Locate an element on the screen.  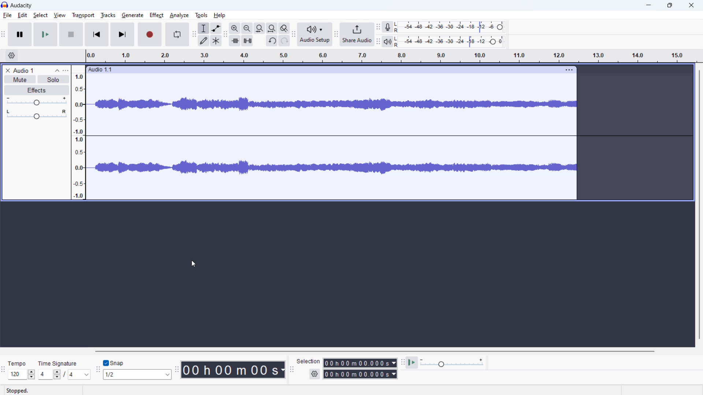
time signature toolbar is located at coordinates (5, 369).